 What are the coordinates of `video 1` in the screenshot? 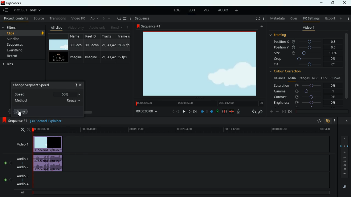 It's located at (23, 144).